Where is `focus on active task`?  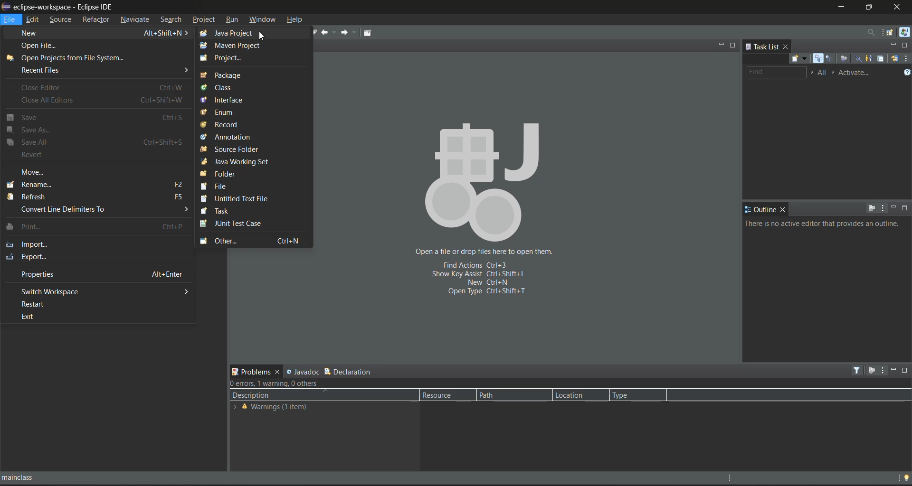
focus on active task is located at coordinates (872, 208).